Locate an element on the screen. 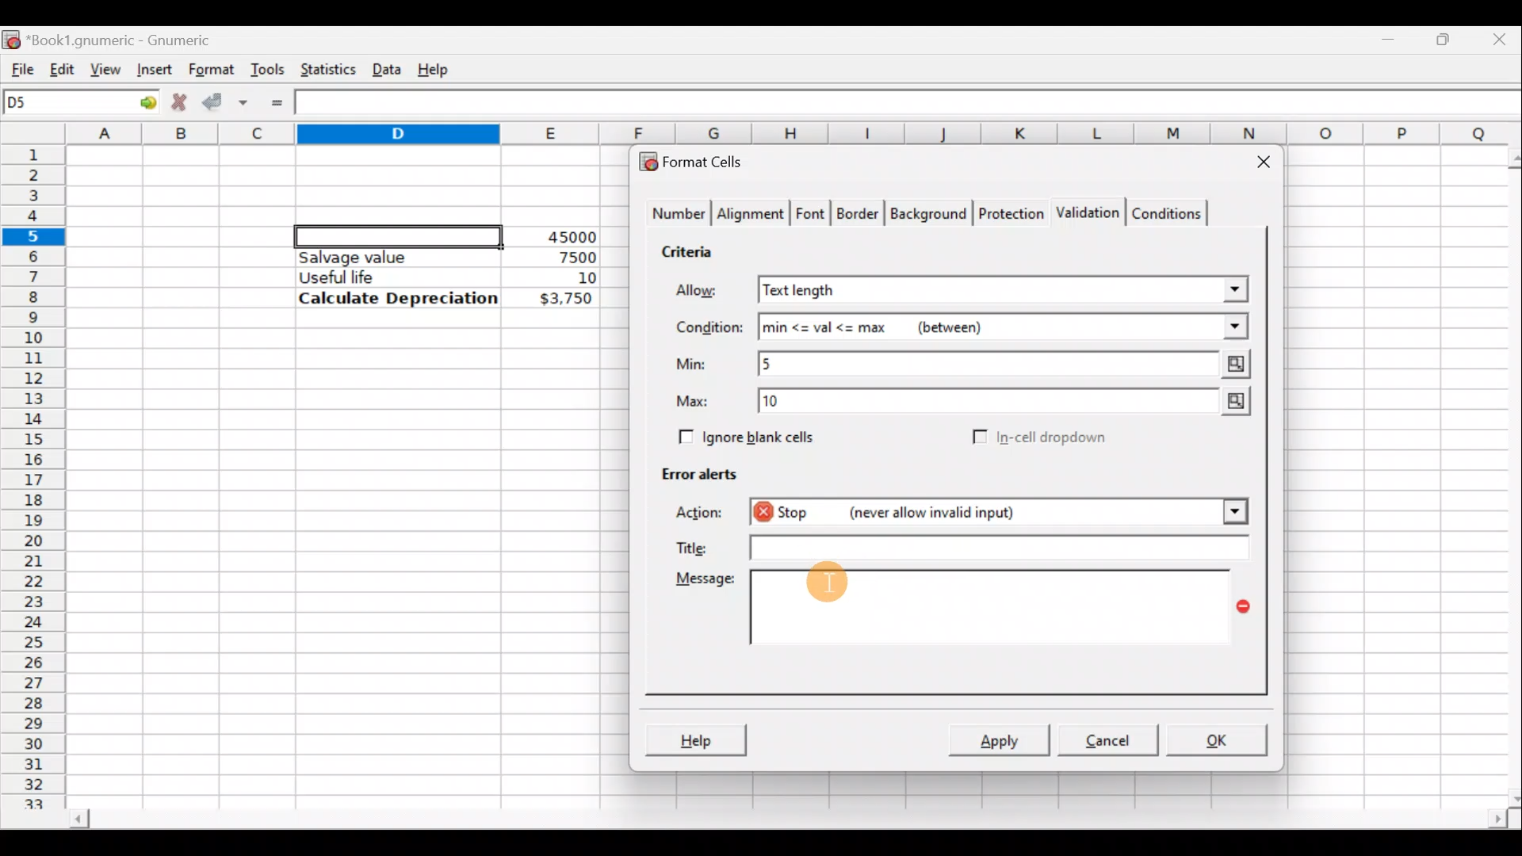  Go to is located at coordinates (142, 103).